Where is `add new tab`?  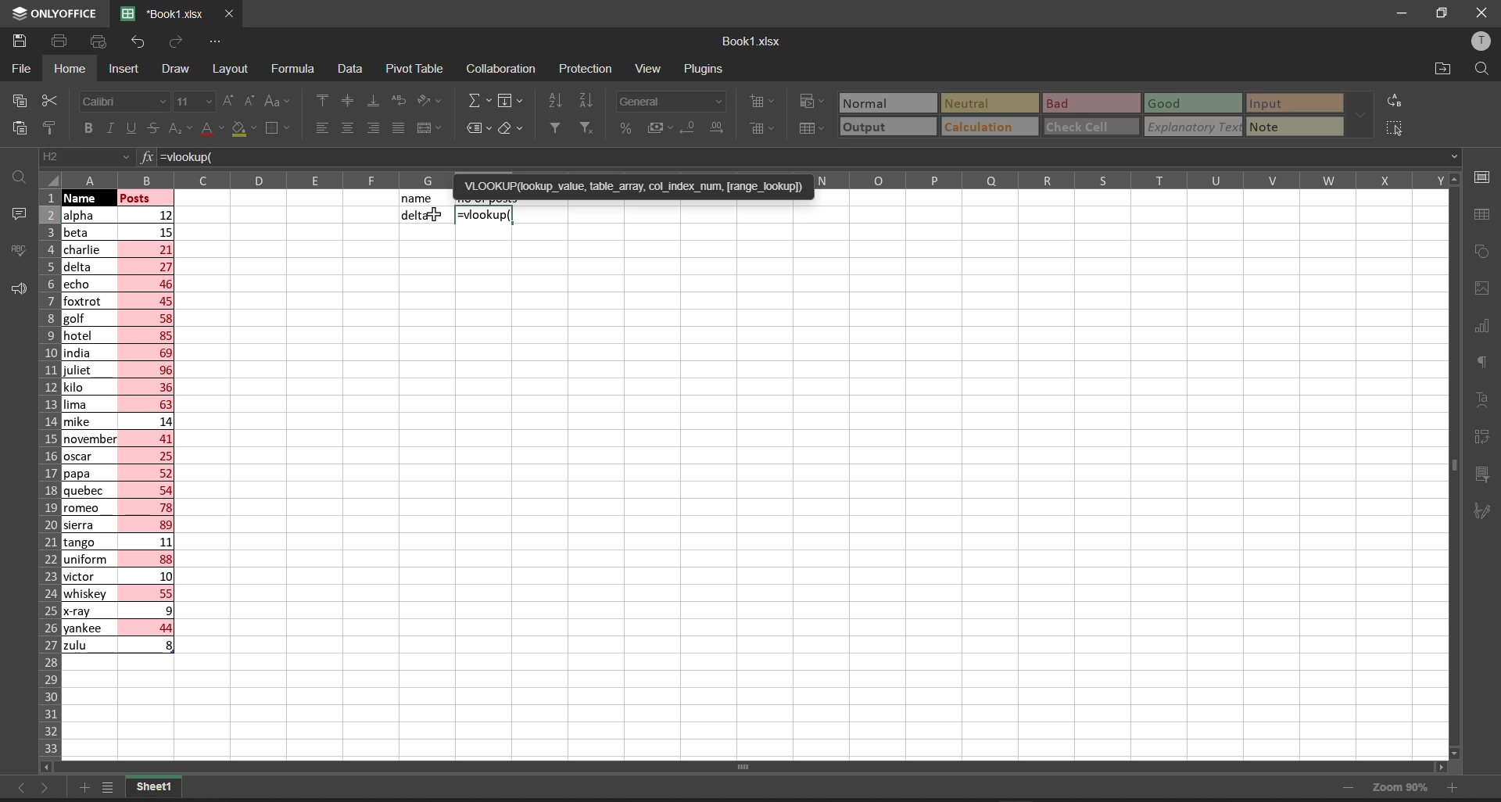 add new tab is located at coordinates (87, 786).